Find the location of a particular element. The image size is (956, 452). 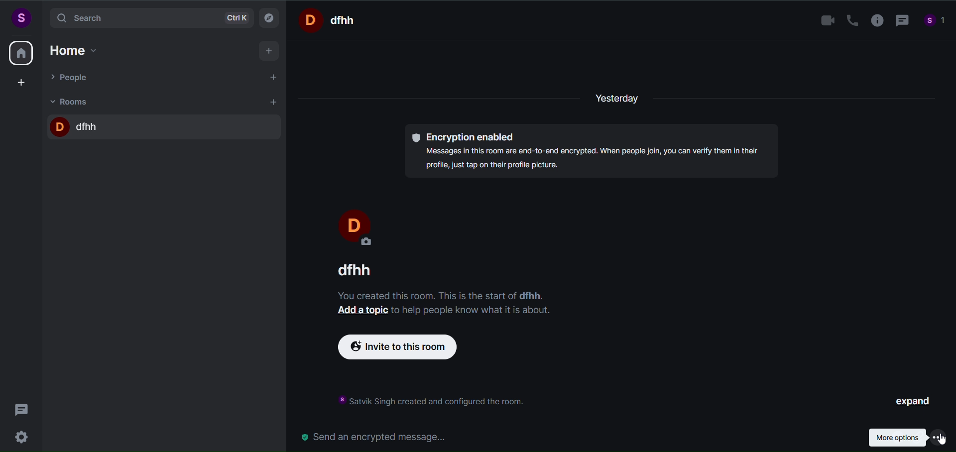

invite to this room is located at coordinates (406, 350).